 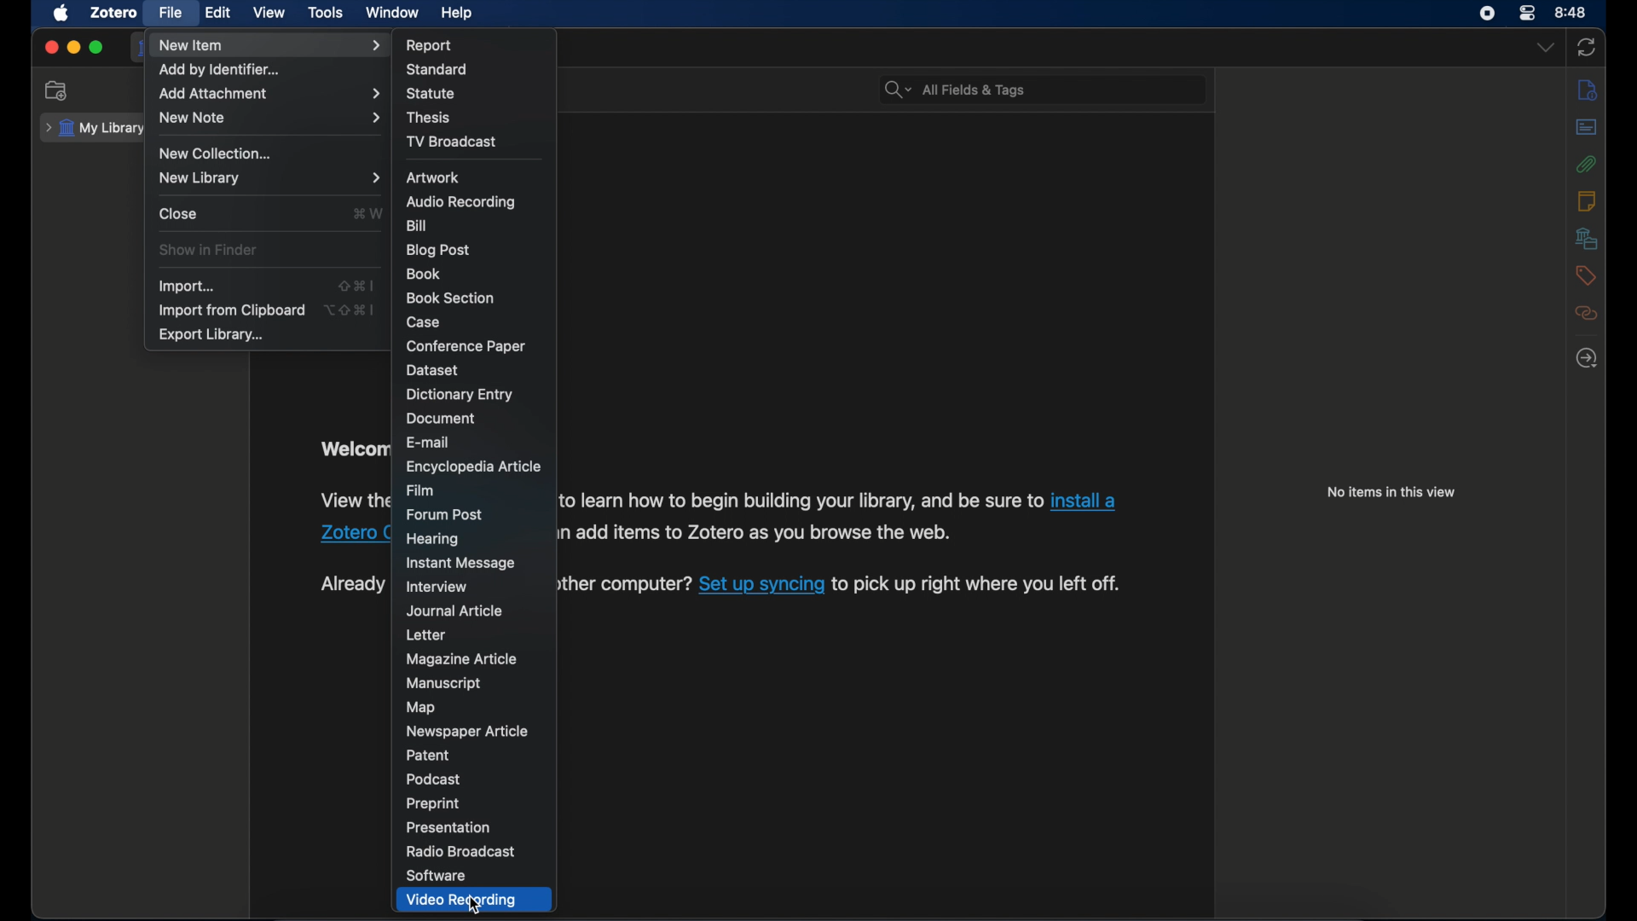 I want to click on case, so click(x=423, y=322).